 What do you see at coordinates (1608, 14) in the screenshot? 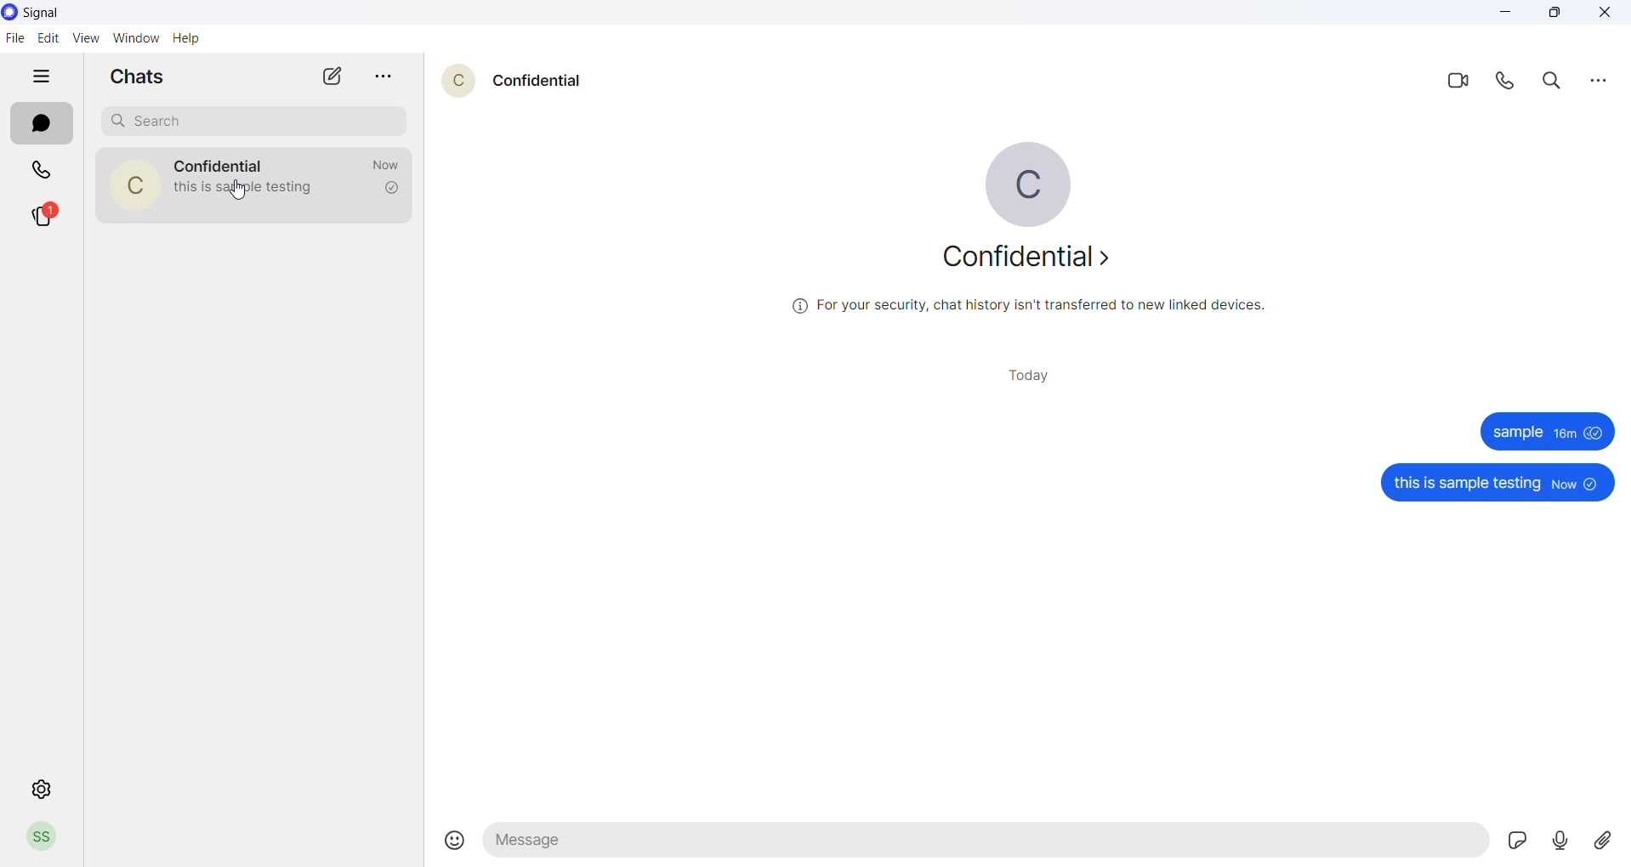
I see `close` at bounding box center [1608, 14].